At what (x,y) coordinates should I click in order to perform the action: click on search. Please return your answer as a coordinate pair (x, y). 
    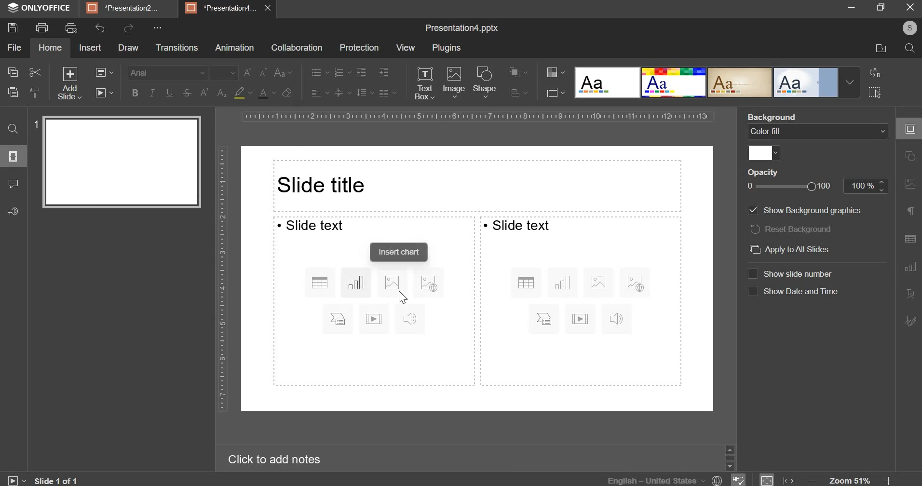
    Looking at the image, I should click on (909, 49).